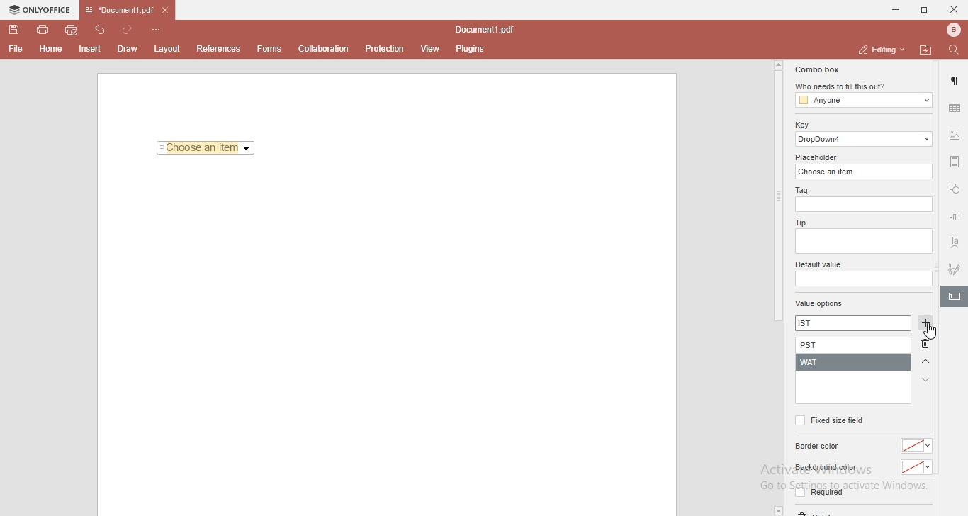 The image size is (968, 516). Describe the element at coordinates (926, 380) in the screenshot. I see `arrow down` at that location.